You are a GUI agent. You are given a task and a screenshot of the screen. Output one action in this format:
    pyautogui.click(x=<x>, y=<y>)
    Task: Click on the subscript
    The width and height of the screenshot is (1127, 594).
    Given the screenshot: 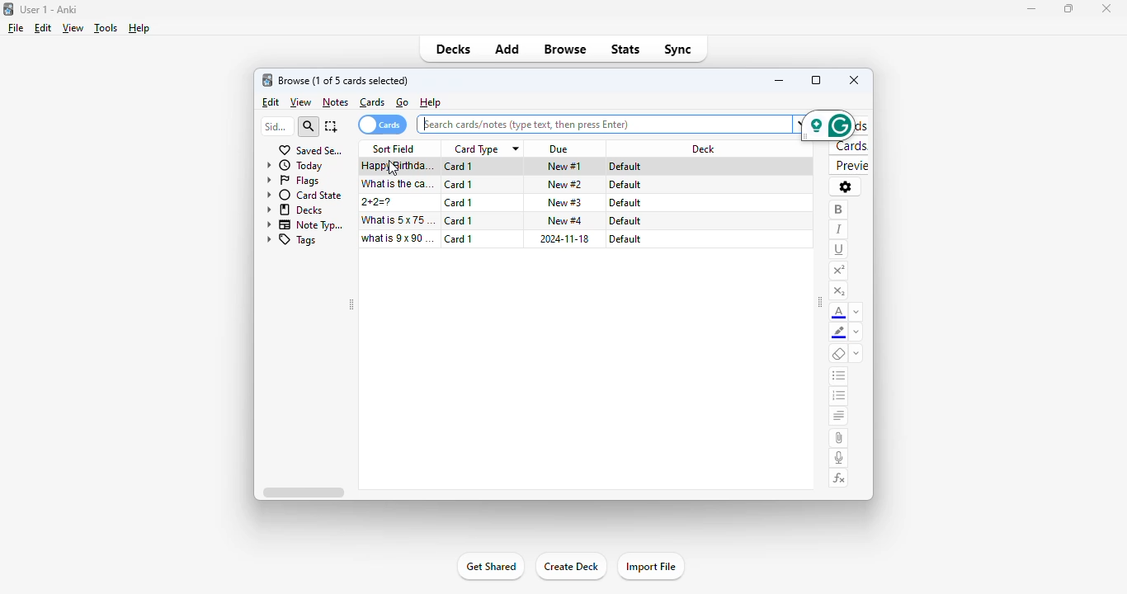 What is the action you would take?
    pyautogui.click(x=838, y=291)
    